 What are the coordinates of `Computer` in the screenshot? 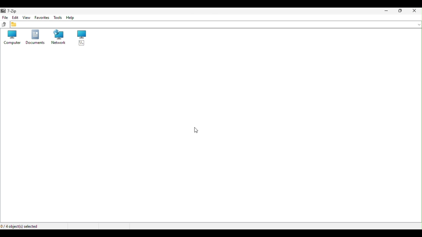 It's located at (11, 37).